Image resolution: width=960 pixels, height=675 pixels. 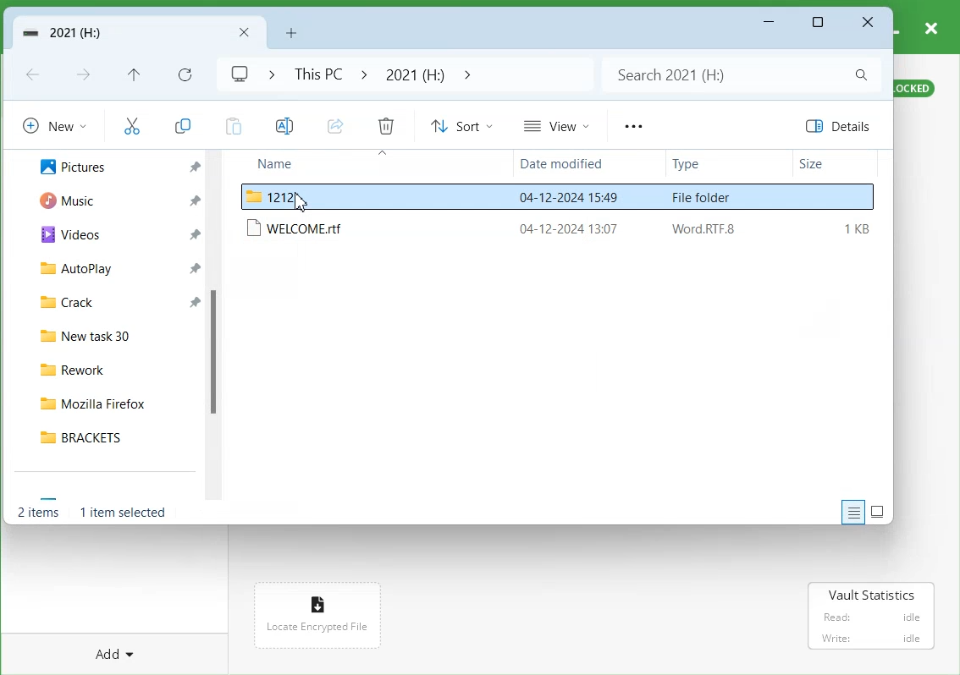 What do you see at coordinates (316, 601) in the screenshot?
I see `icon` at bounding box center [316, 601].